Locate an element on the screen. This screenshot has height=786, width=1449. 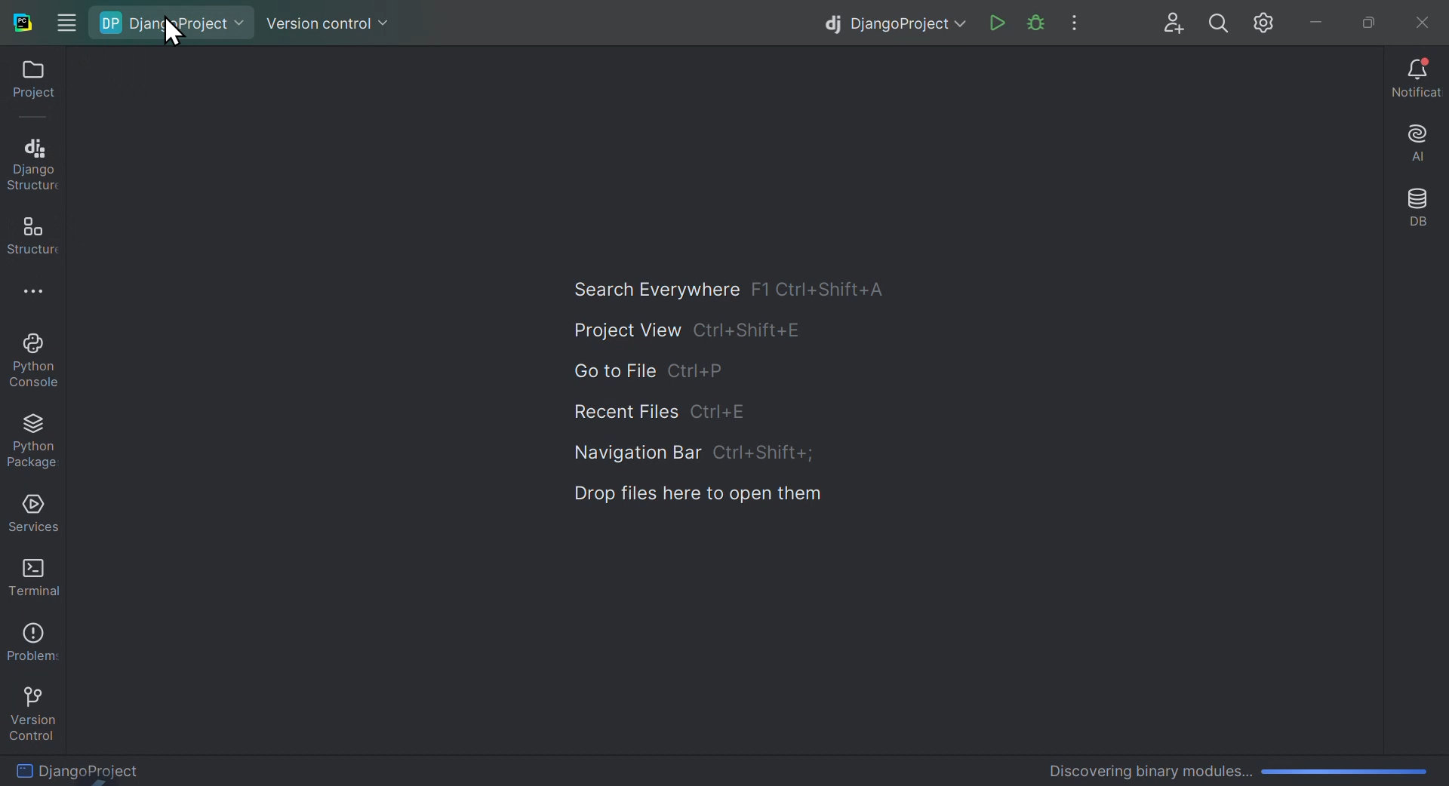
Settings is located at coordinates (1267, 23).